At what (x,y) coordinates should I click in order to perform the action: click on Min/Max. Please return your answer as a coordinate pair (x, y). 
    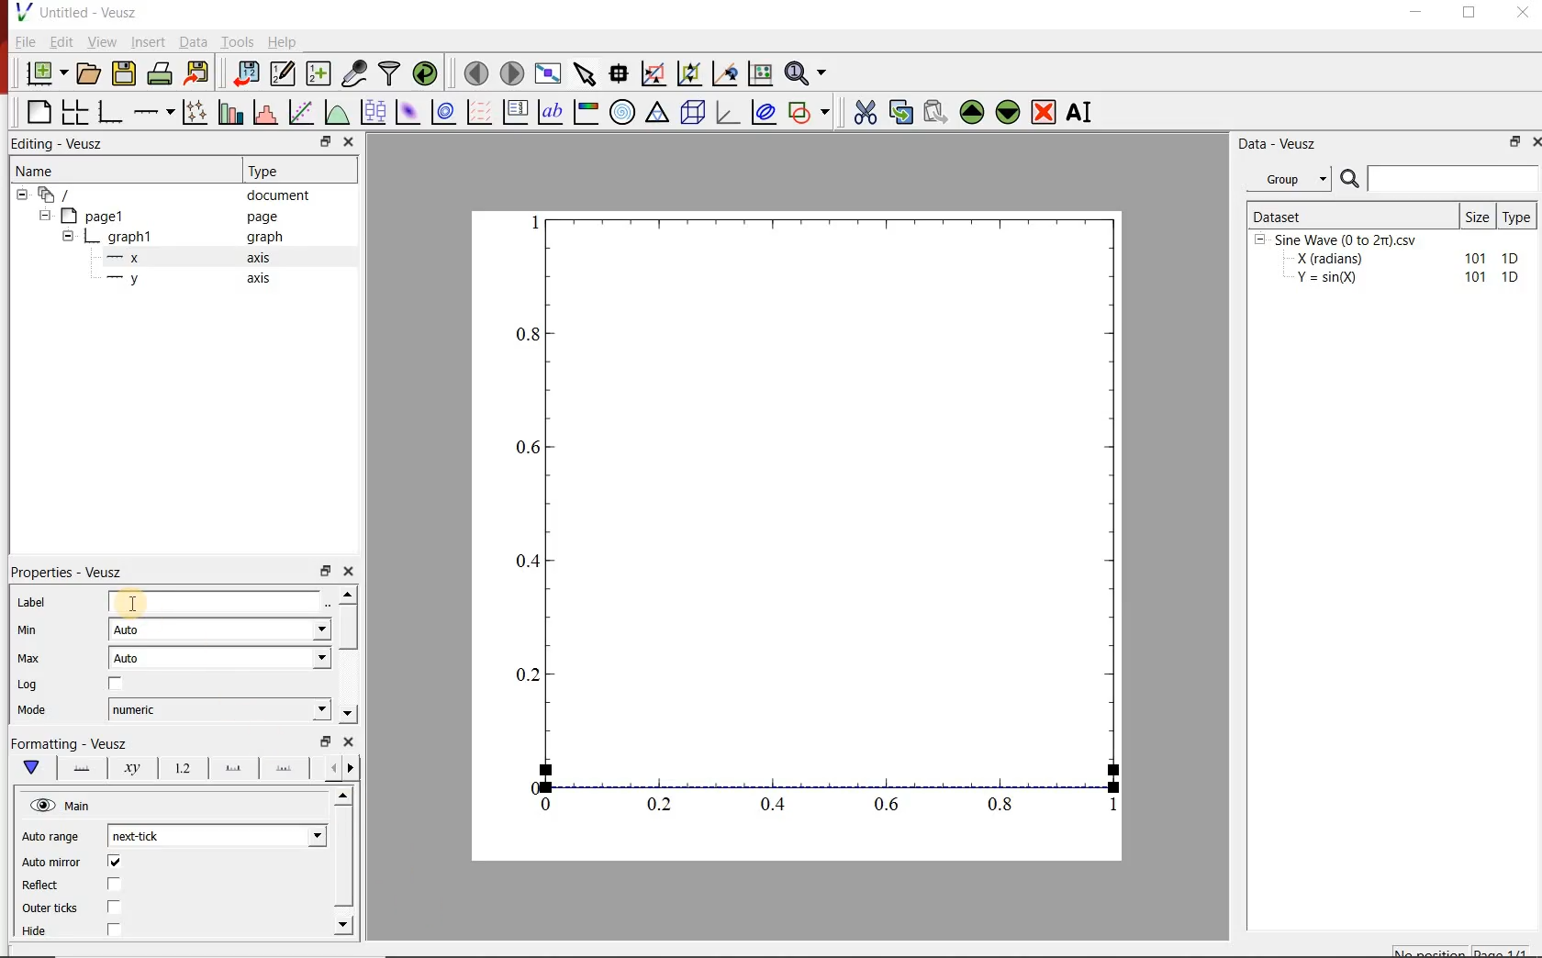
    Looking at the image, I should click on (1512, 143).